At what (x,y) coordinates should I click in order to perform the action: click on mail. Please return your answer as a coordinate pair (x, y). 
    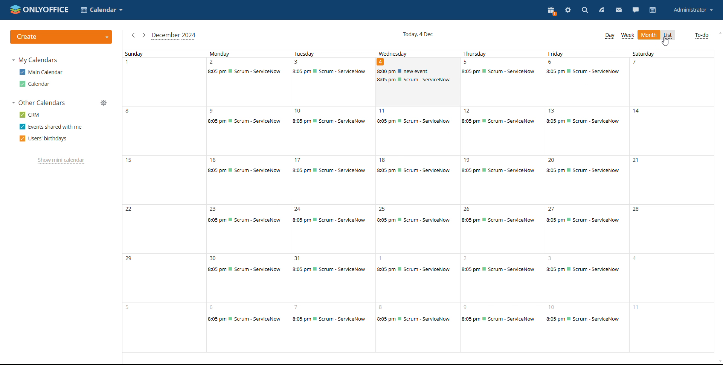
    Looking at the image, I should click on (619, 11).